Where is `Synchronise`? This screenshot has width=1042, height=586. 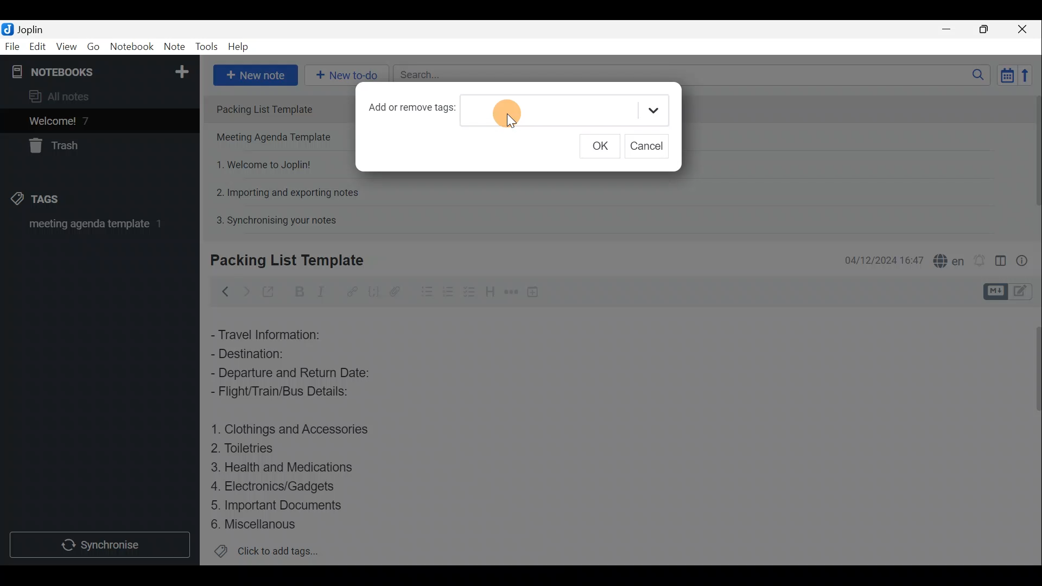
Synchronise is located at coordinates (101, 546).